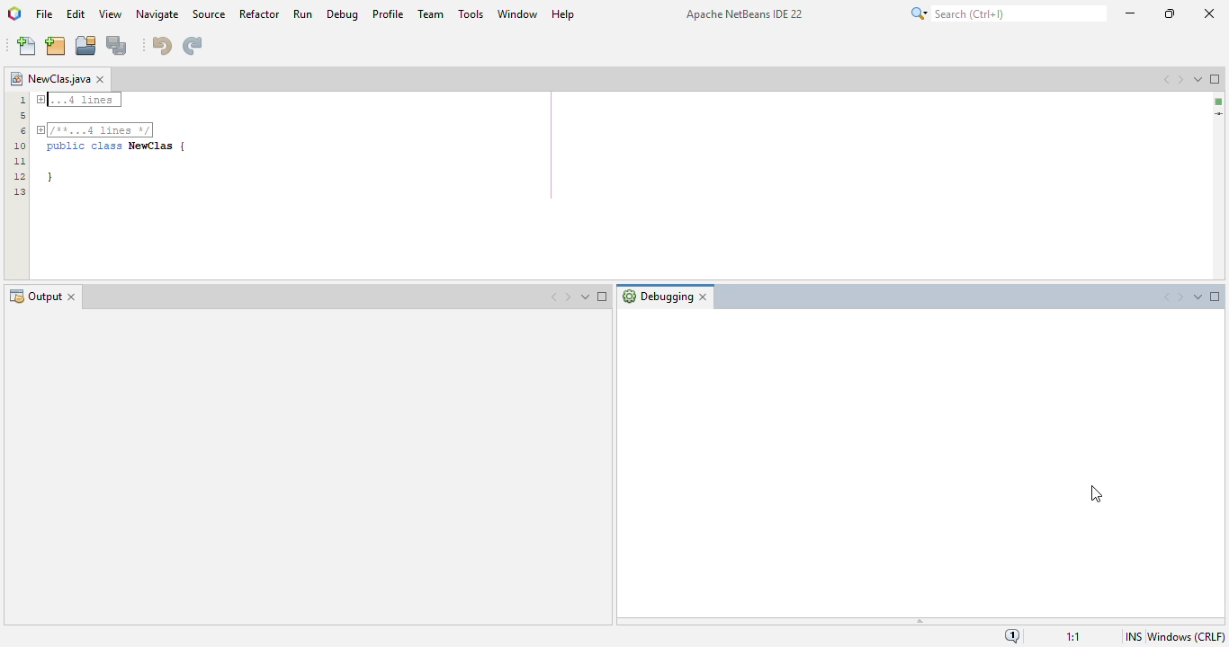 The width and height of the screenshot is (1229, 647). I want to click on navigate, so click(158, 14).